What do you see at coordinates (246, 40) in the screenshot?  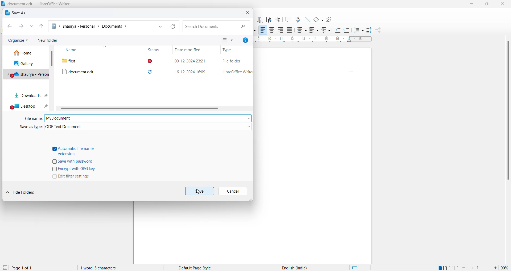 I see `help` at bounding box center [246, 40].